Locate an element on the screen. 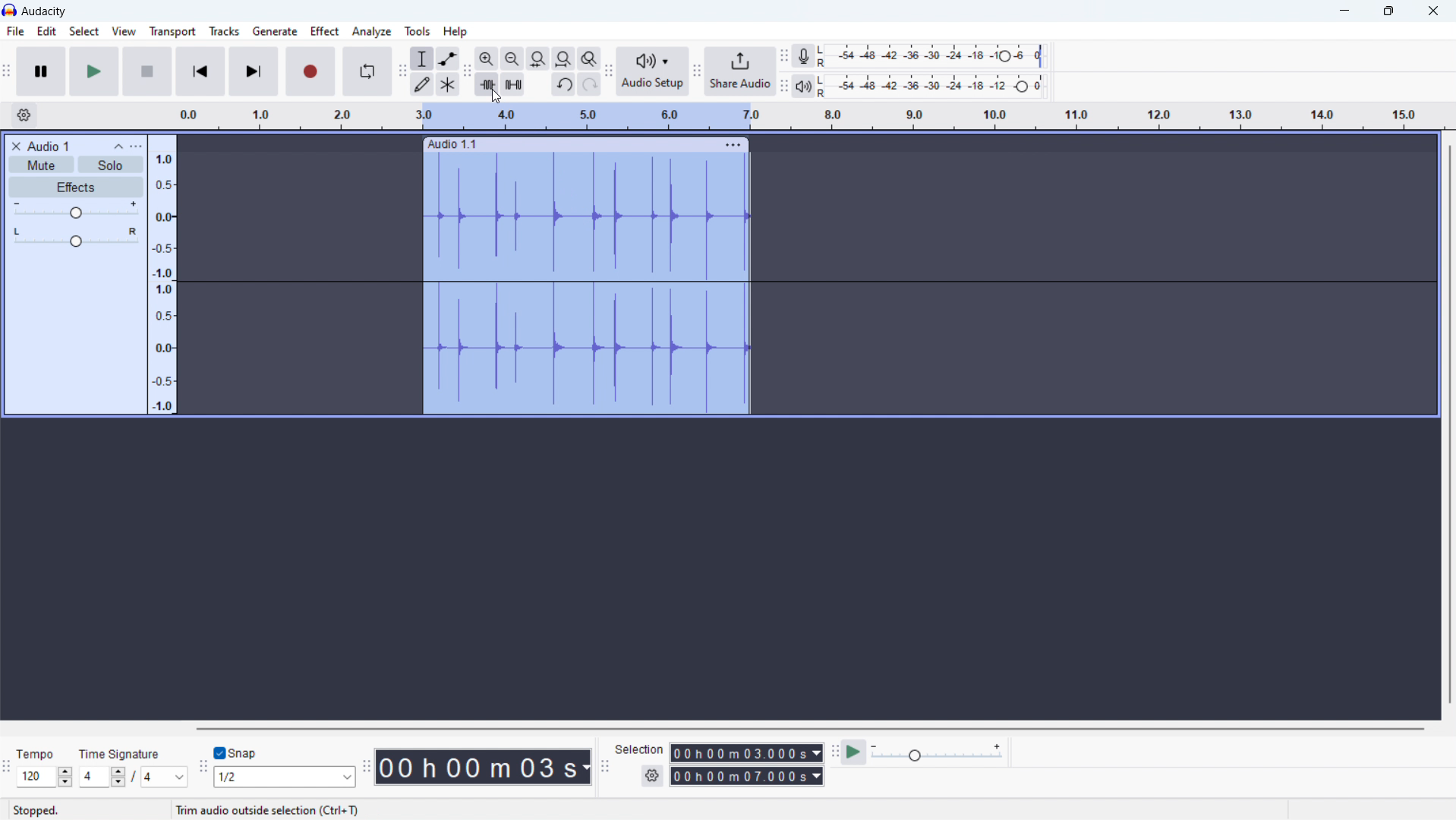  skip to end is located at coordinates (254, 71).